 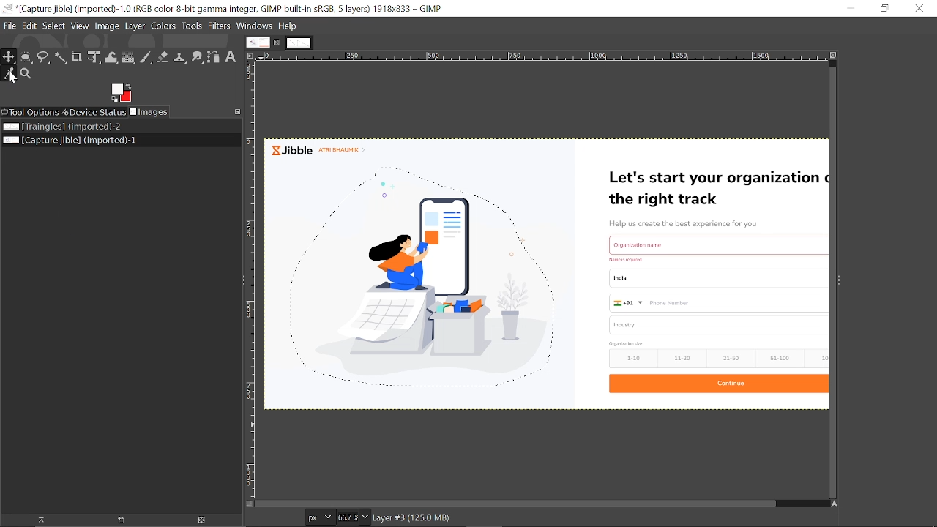 I want to click on Horizontal scrollbar, so click(x=517, y=503).